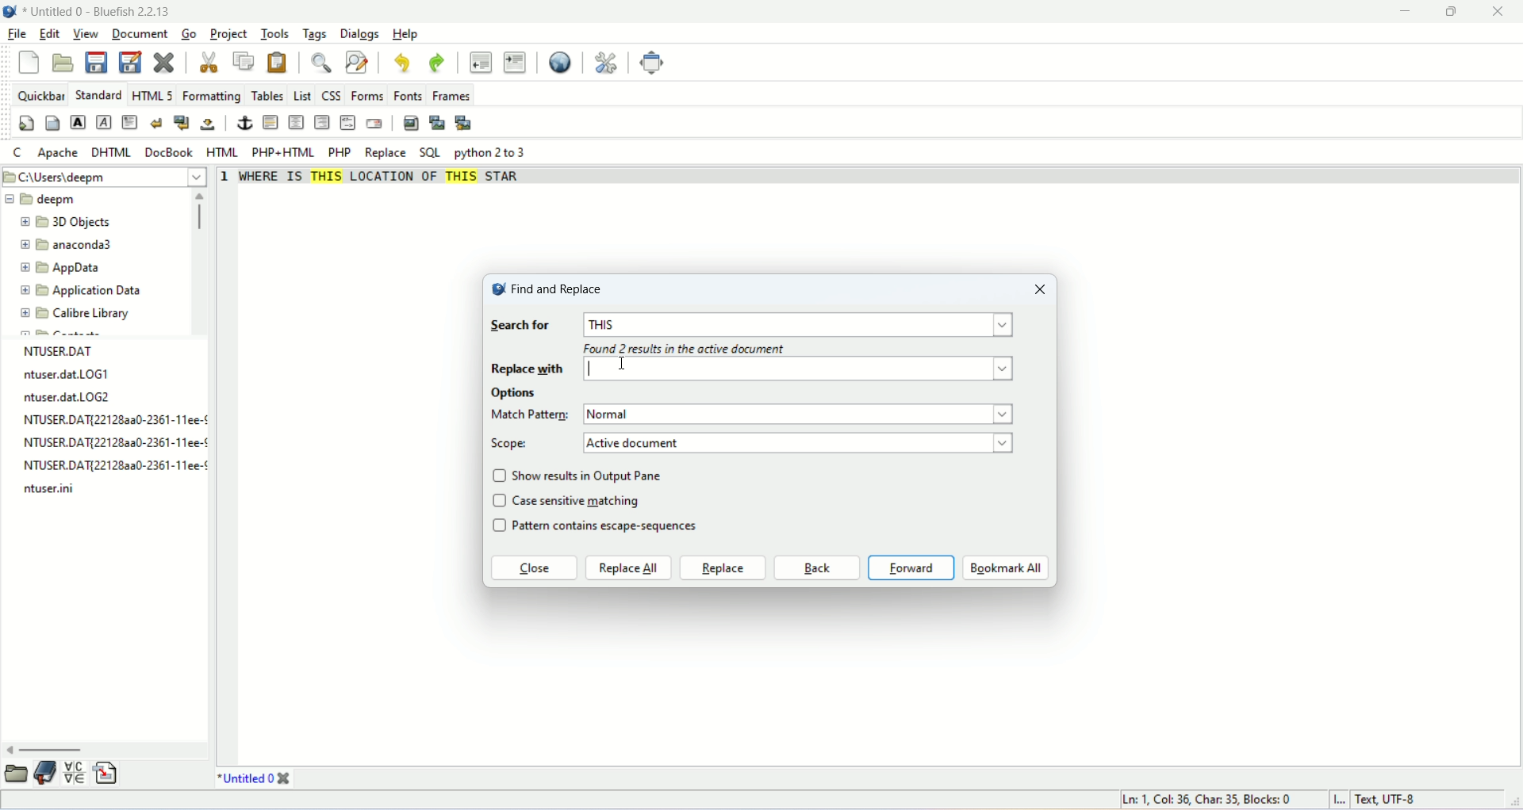 The height and width of the screenshot is (810, 1523). Describe the element at coordinates (816, 568) in the screenshot. I see `back` at that location.